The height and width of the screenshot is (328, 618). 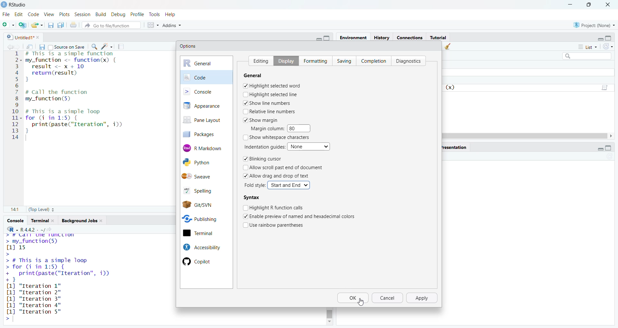 What do you see at coordinates (526, 136) in the screenshot?
I see `scrollbar` at bounding box center [526, 136].